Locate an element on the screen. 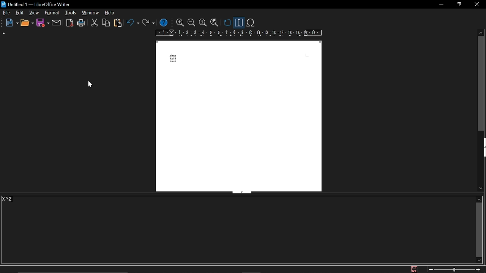 The height and width of the screenshot is (273, 486). open is located at coordinates (28, 23).